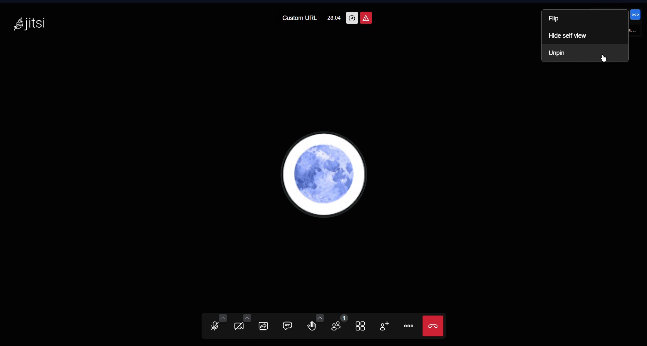 The height and width of the screenshot is (346, 647). Describe the element at coordinates (409, 327) in the screenshot. I see `More Options` at that location.